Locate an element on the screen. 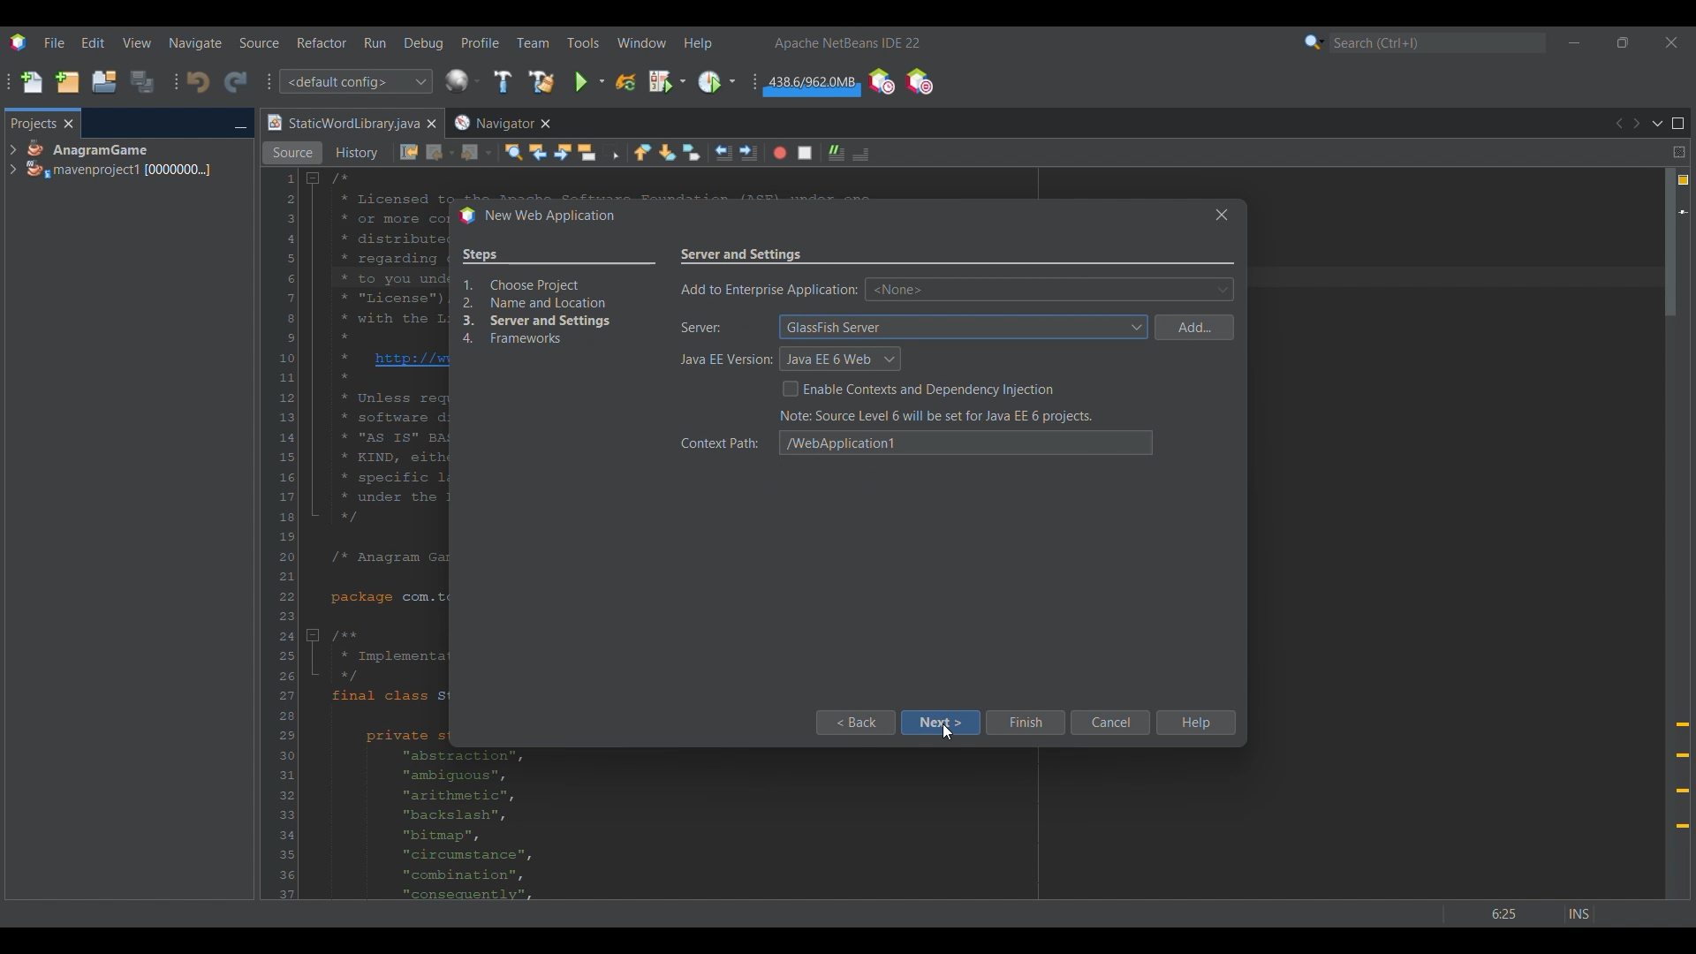  Toggle bookmarks is located at coordinates (691, 152).